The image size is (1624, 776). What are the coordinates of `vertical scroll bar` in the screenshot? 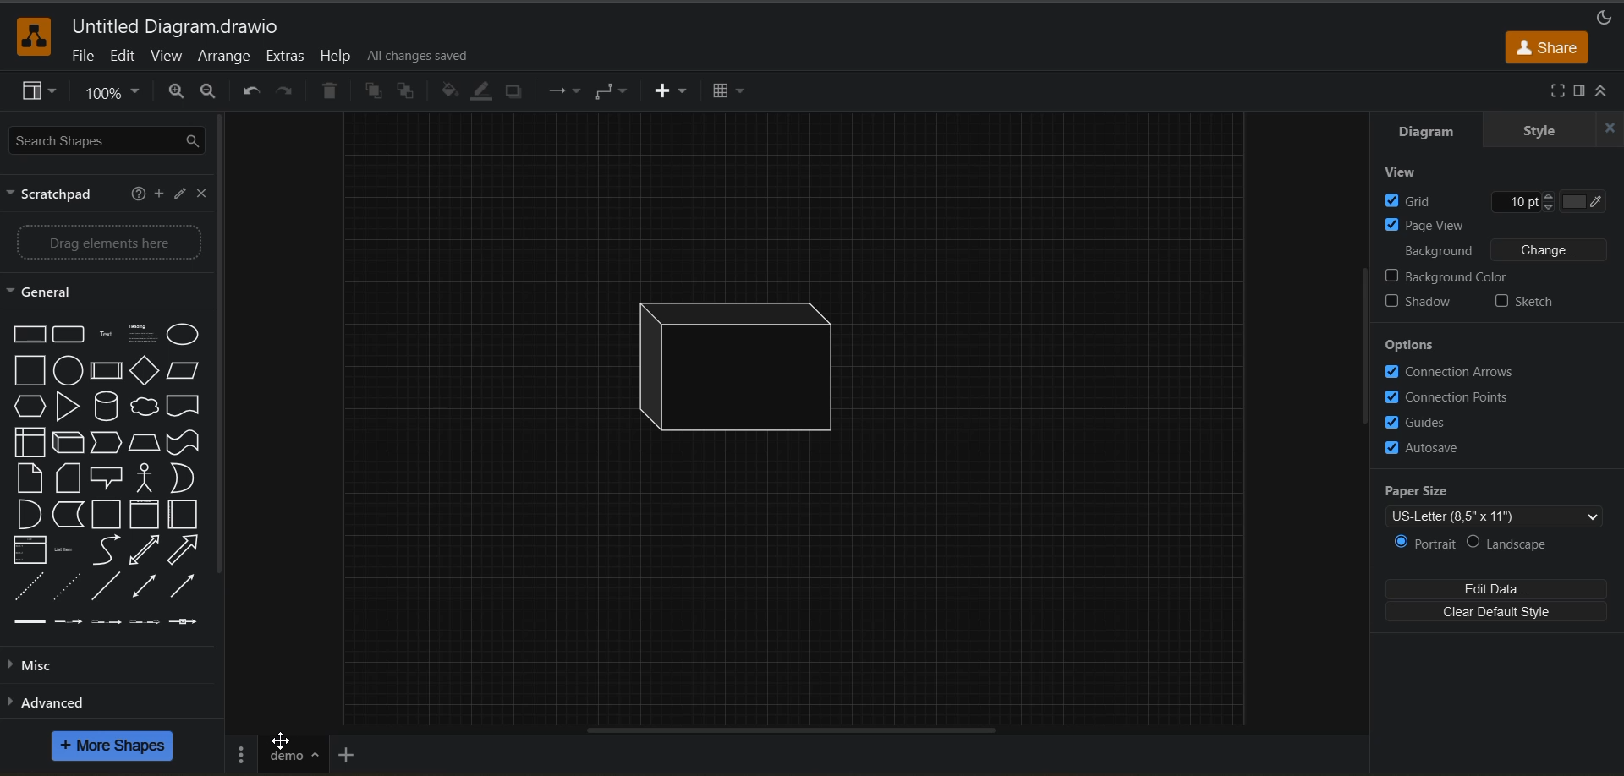 It's located at (1363, 347).